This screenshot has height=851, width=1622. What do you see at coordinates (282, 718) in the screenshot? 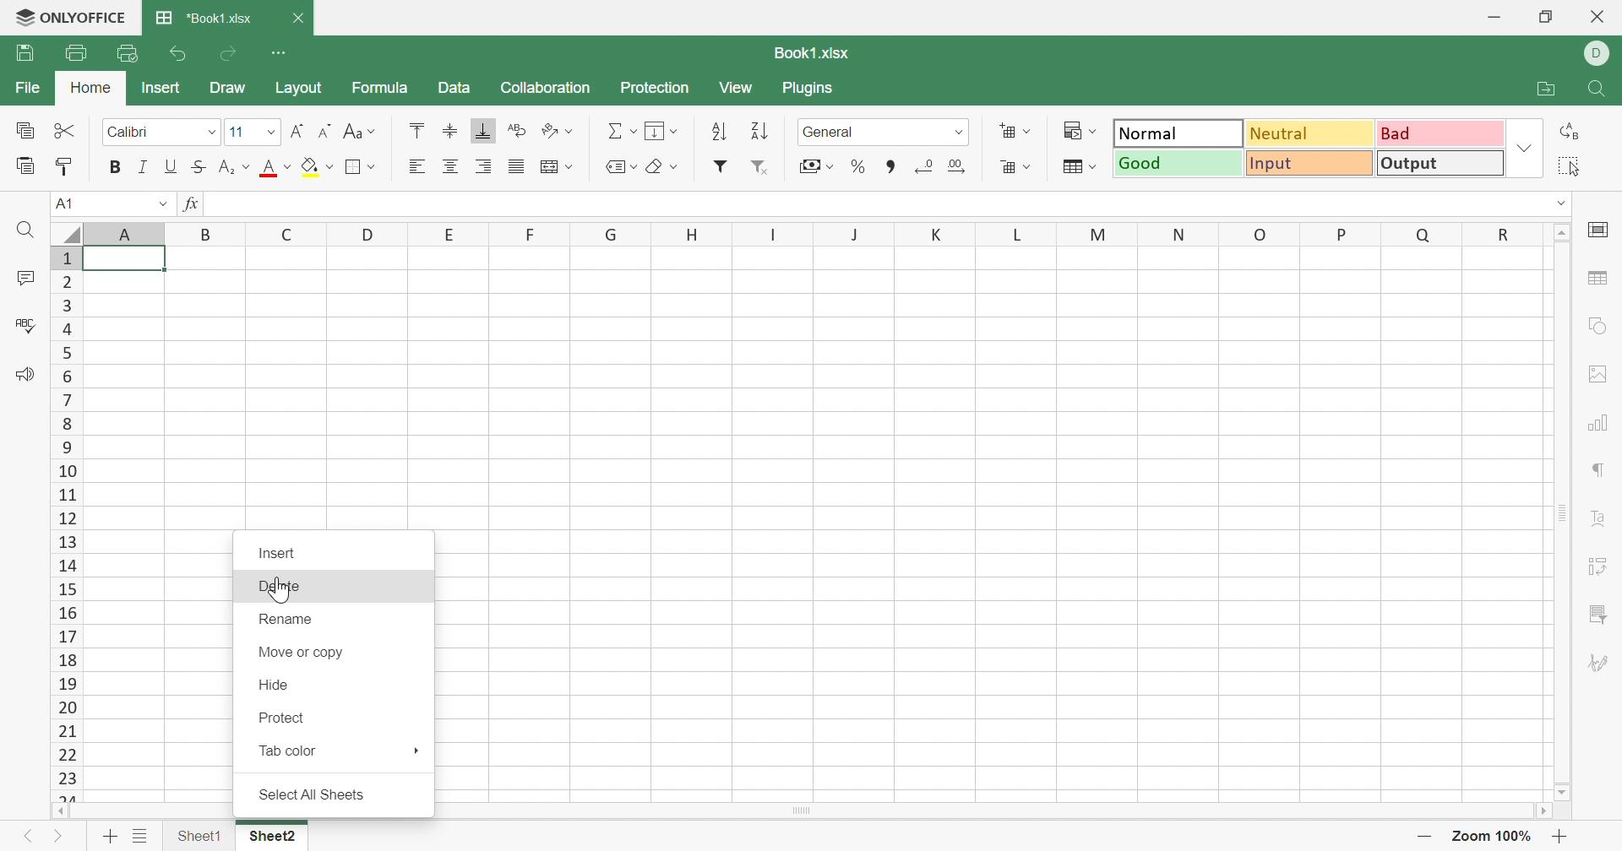
I see `Protect` at bounding box center [282, 718].